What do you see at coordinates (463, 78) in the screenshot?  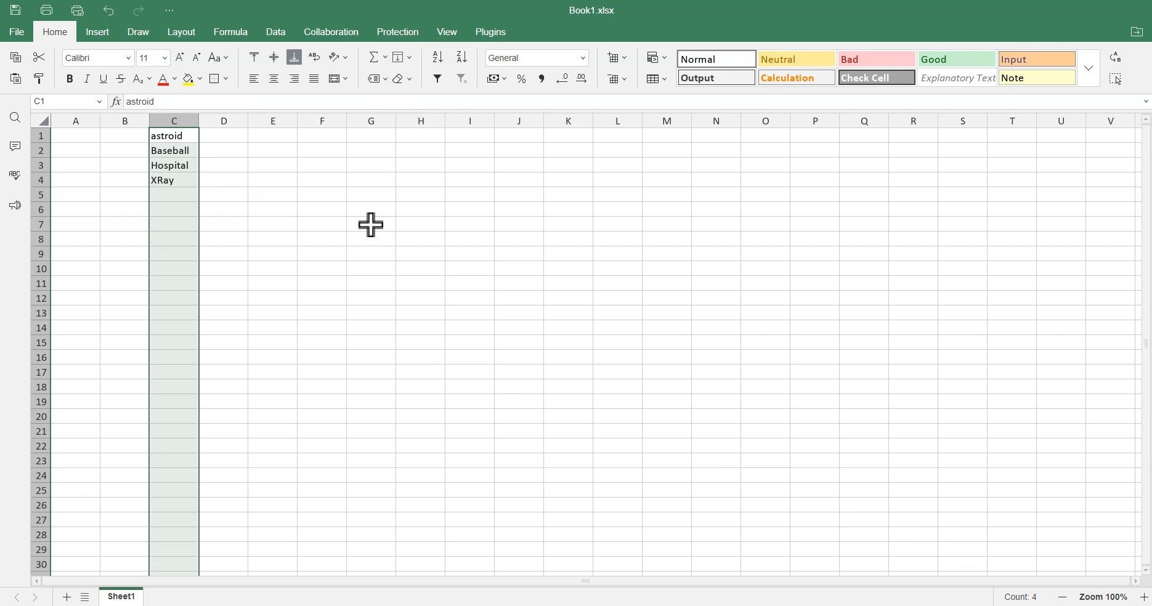 I see `Remove Filter` at bounding box center [463, 78].